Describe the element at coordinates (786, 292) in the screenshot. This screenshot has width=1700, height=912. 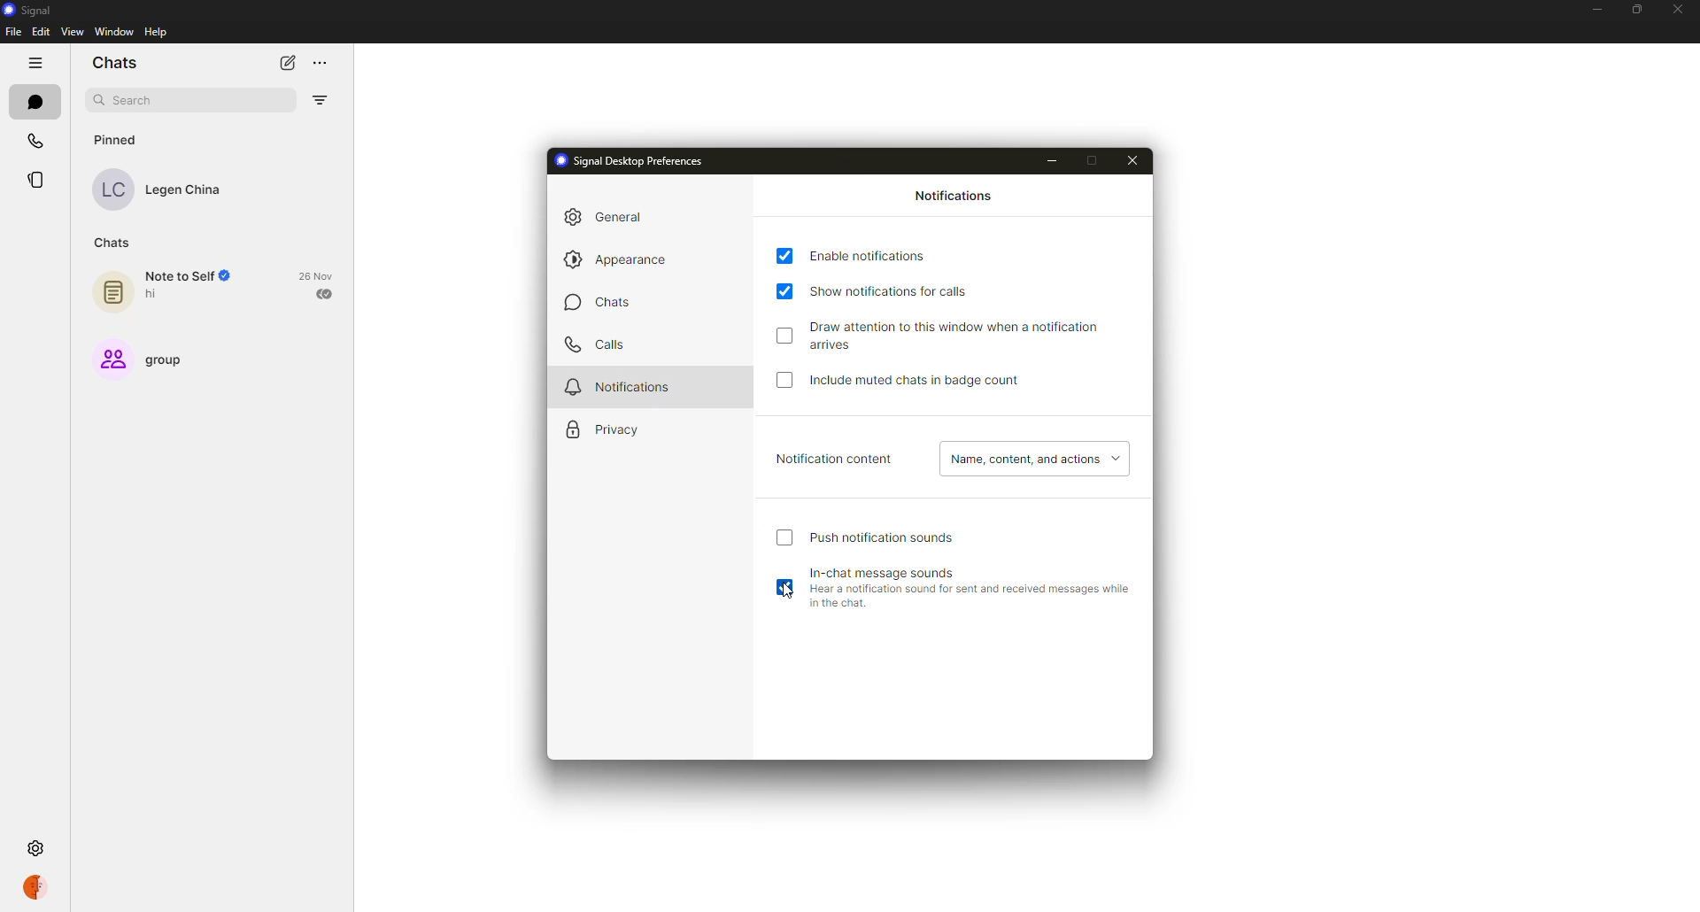
I see `enabled` at that location.